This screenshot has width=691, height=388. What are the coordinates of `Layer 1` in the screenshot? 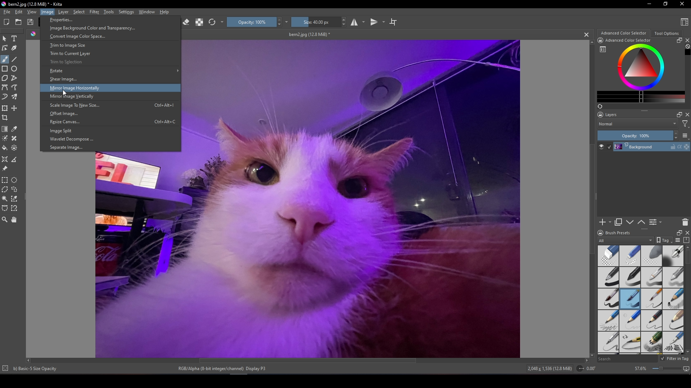 It's located at (652, 147).